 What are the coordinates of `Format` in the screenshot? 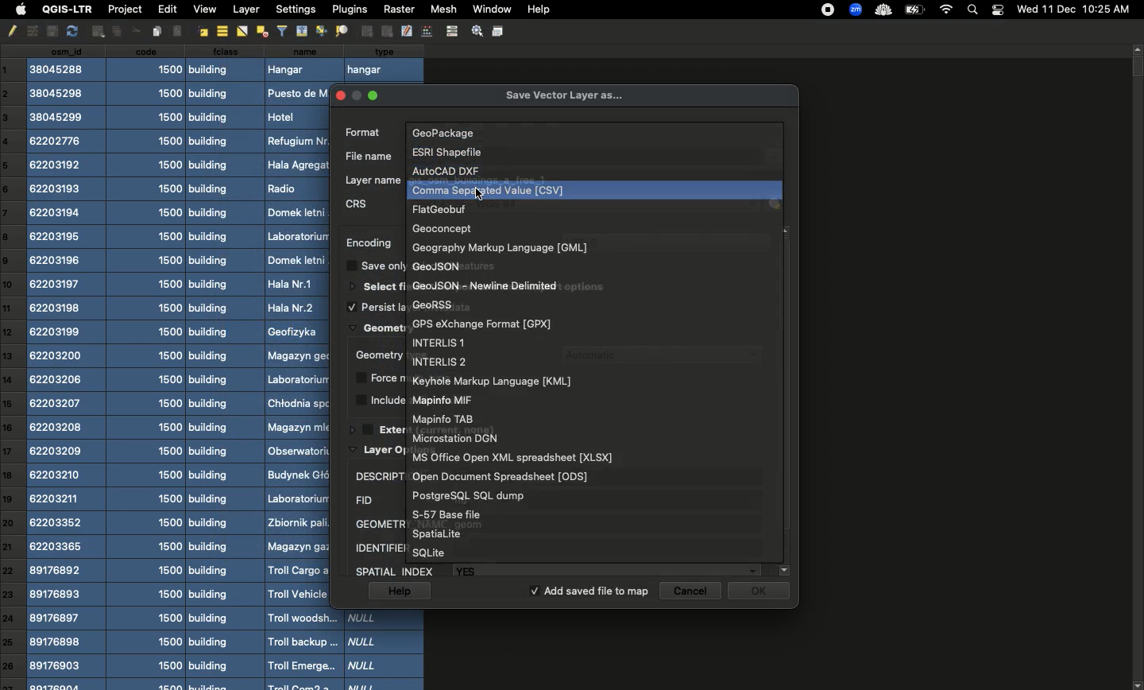 It's located at (504, 246).